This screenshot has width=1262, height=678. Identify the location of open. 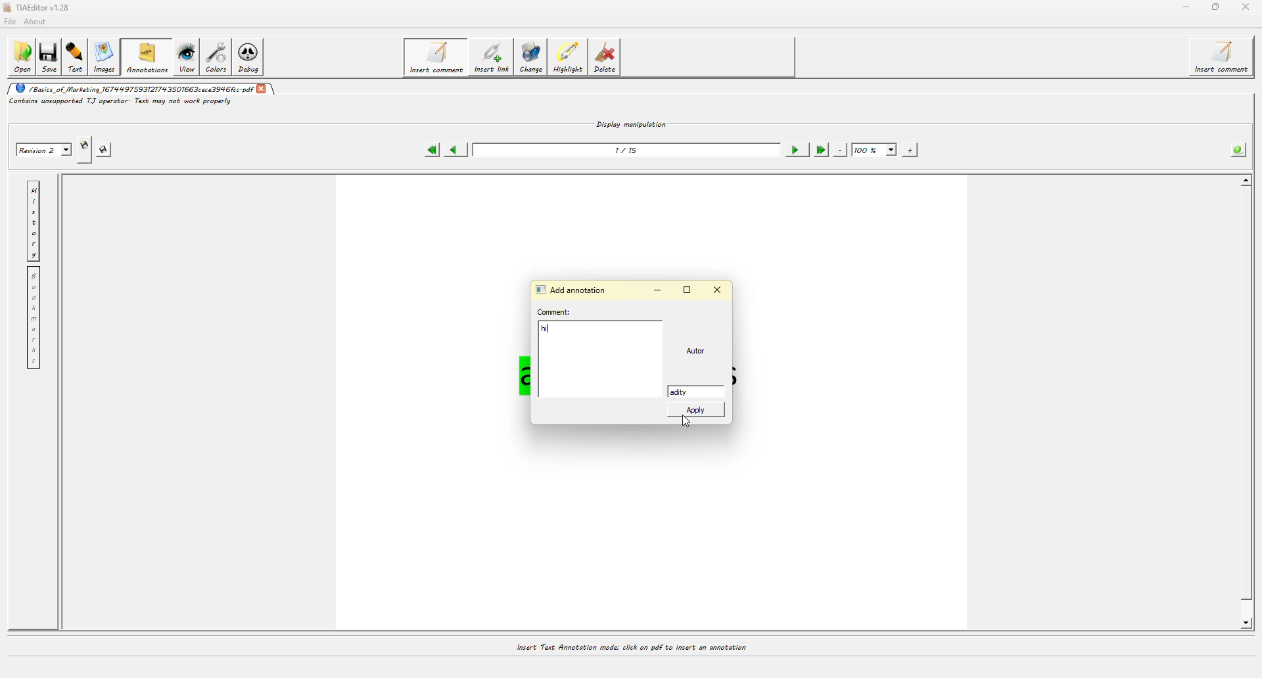
(22, 56).